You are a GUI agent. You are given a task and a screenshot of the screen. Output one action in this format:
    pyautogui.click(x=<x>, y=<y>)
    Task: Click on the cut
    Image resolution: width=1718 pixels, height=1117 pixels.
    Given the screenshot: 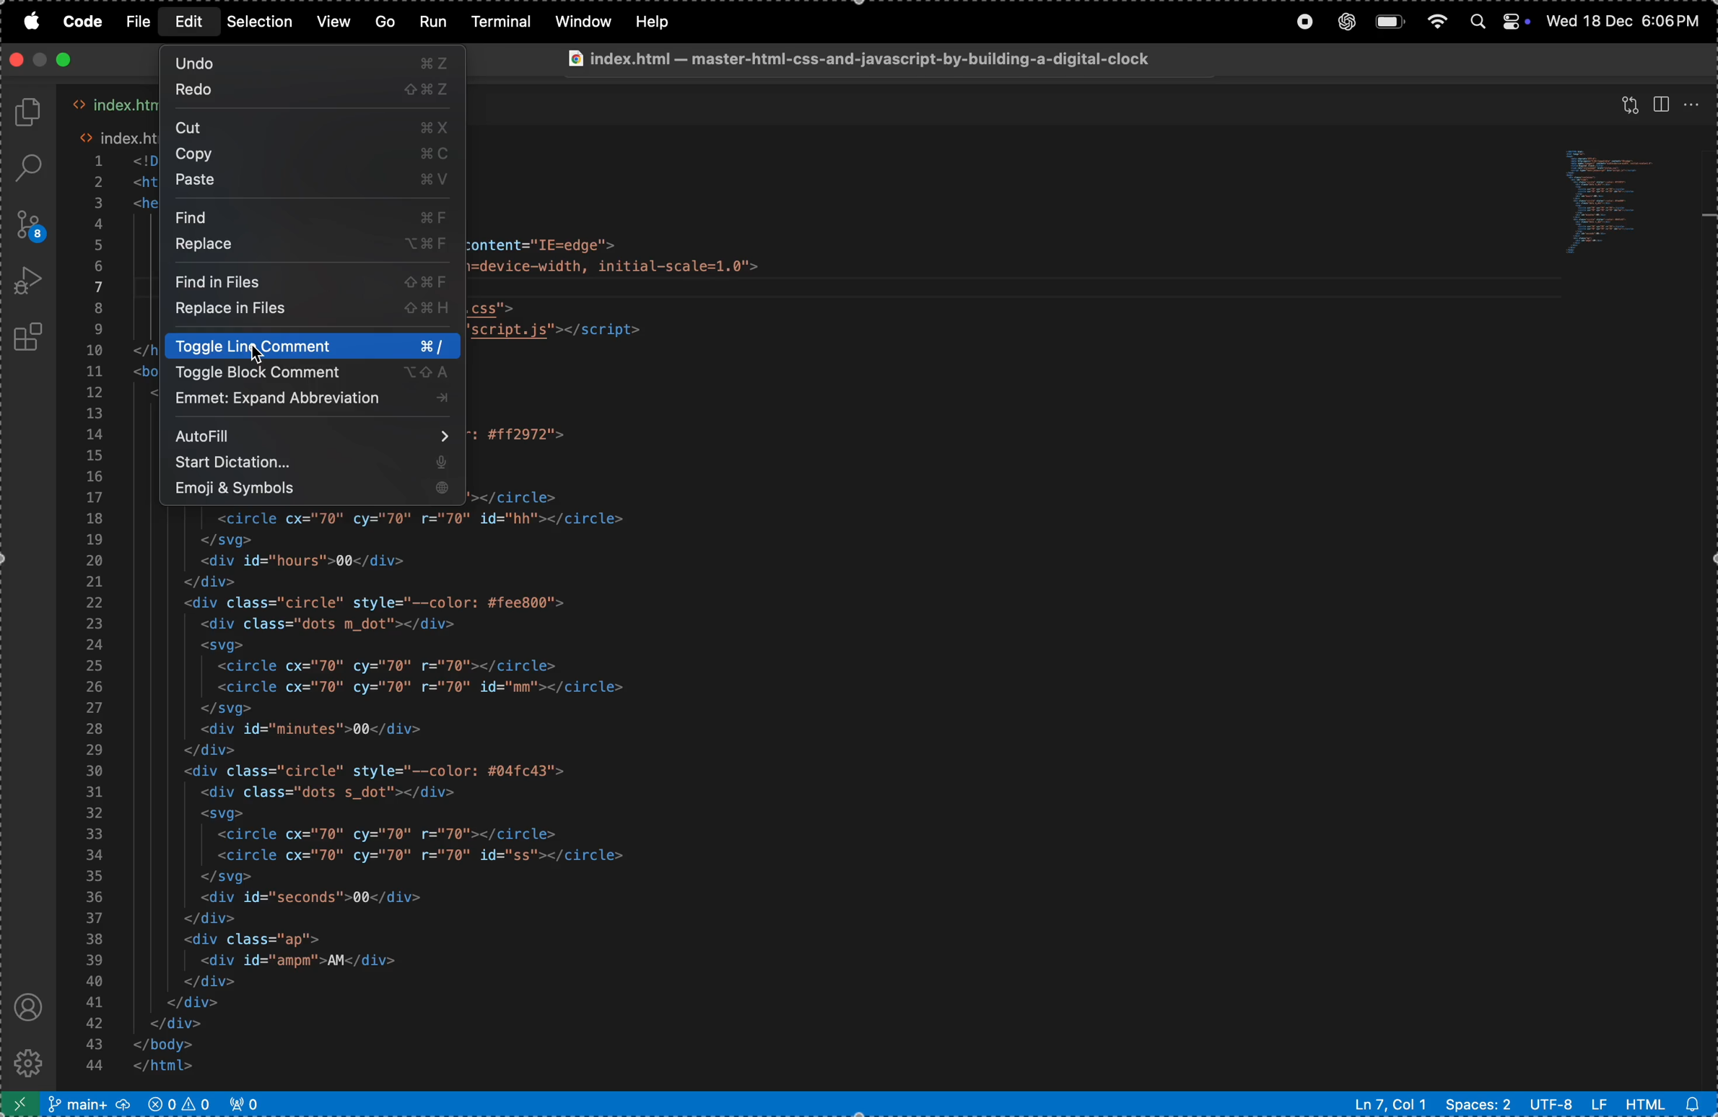 What is the action you would take?
    pyautogui.click(x=316, y=127)
    